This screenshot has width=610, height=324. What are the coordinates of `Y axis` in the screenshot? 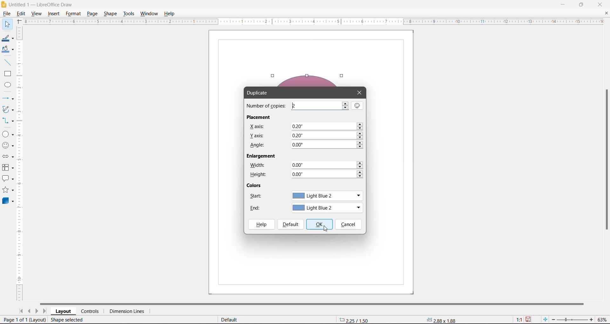 It's located at (257, 136).